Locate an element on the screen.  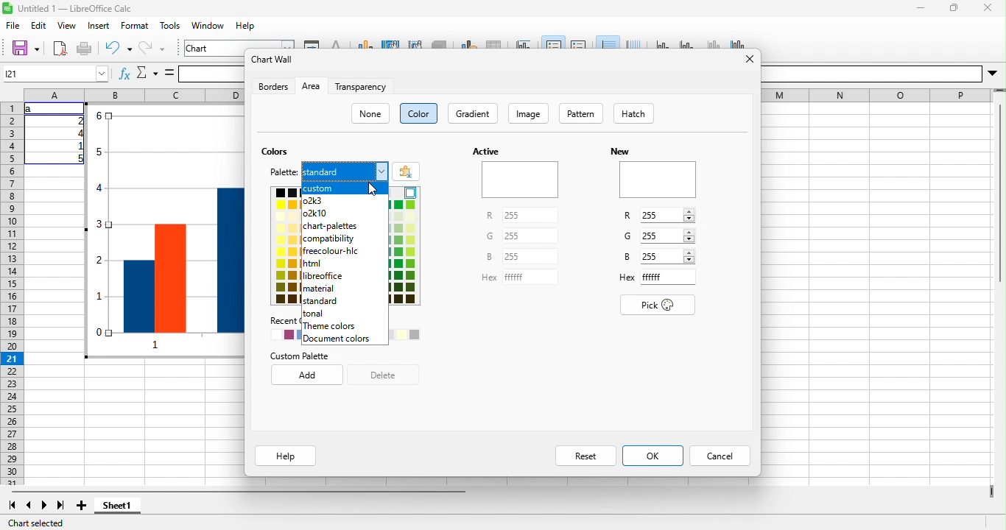
add is located at coordinates (307, 375).